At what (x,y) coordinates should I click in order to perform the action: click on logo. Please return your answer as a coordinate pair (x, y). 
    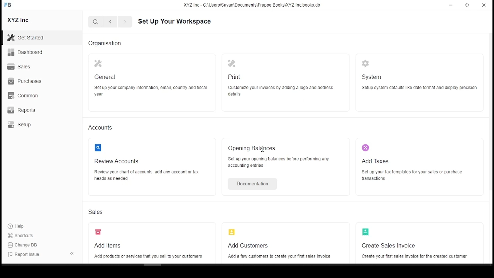
    Looking at the image, I should click on (233, 64).